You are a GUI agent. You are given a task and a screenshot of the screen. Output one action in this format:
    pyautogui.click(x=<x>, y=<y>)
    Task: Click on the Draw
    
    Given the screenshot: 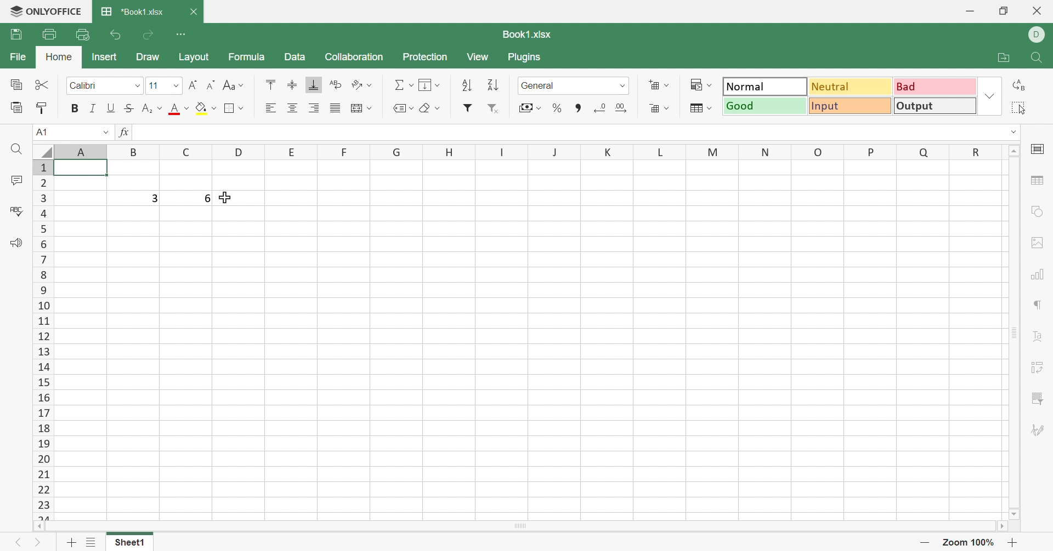 What is the action you would take?
    pyautogui.click(x=148, y=56)
    